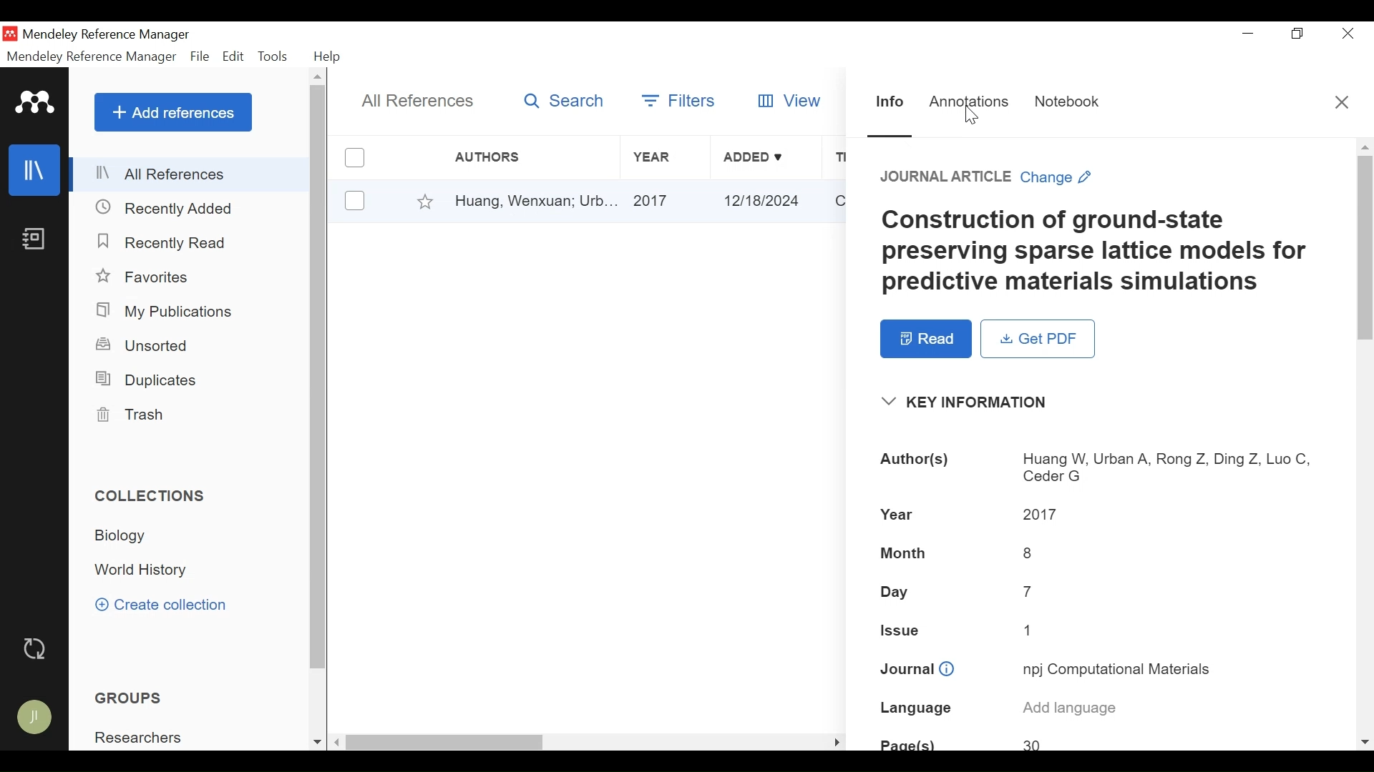 Image resolution: width=1374 pixels, height=772 pixels. What do you see at coordinates (902, 629) in the screenshot?
I see `Issue` at bounding box center [902, 629].